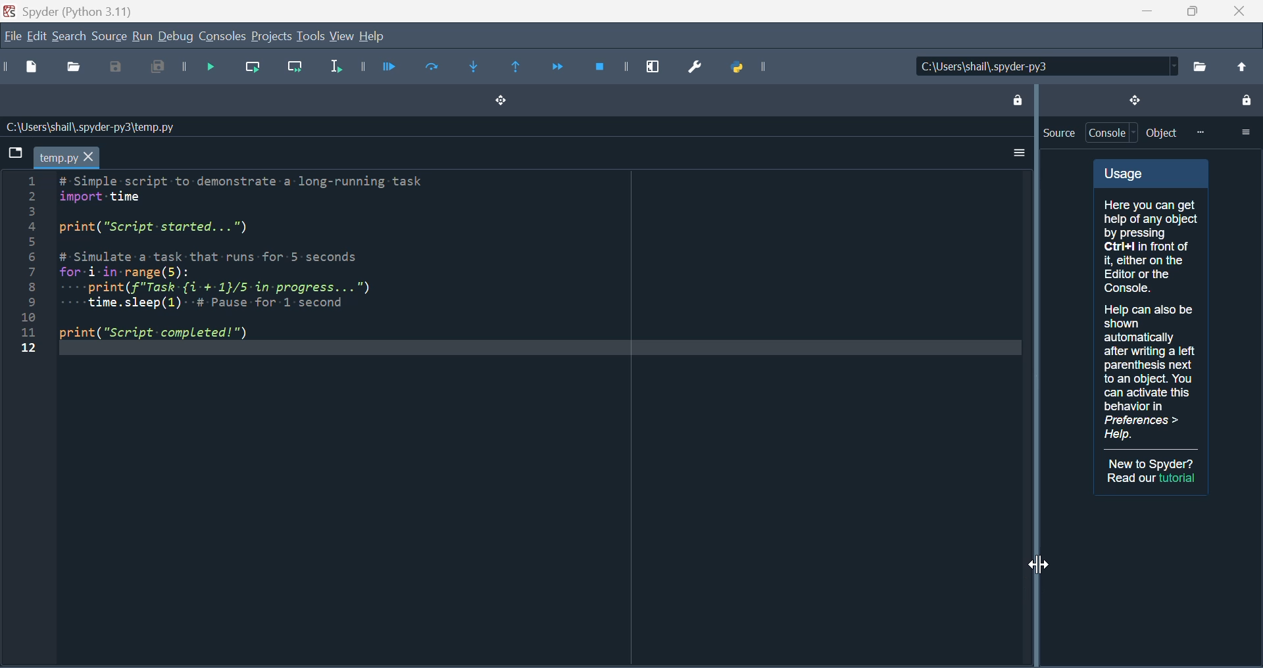  I want to click on Cursor, so click(1039, 567).